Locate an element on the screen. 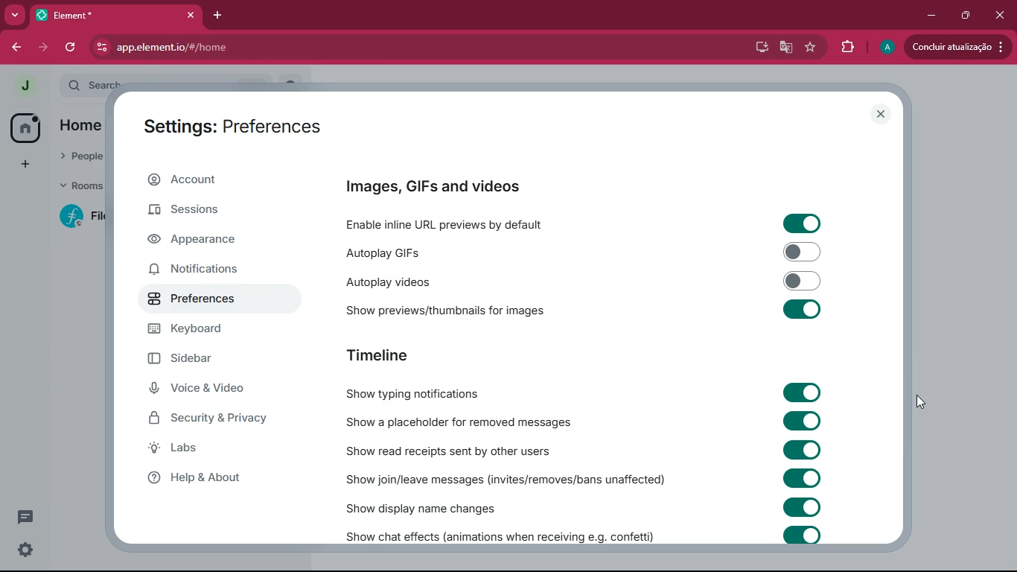 This screenshot has height=572, width=1017. toggle on/off is located at coordinates (803, 506).